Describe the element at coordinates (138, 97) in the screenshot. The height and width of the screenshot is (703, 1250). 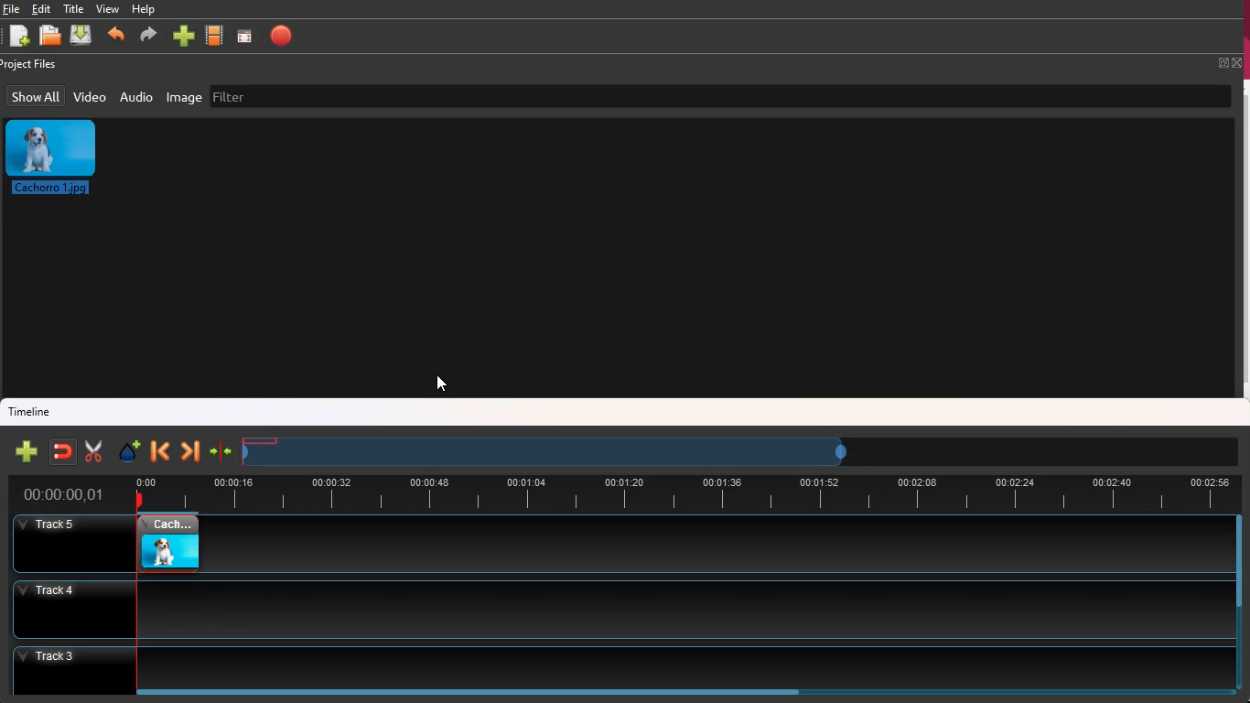
I see `audio` at that location.